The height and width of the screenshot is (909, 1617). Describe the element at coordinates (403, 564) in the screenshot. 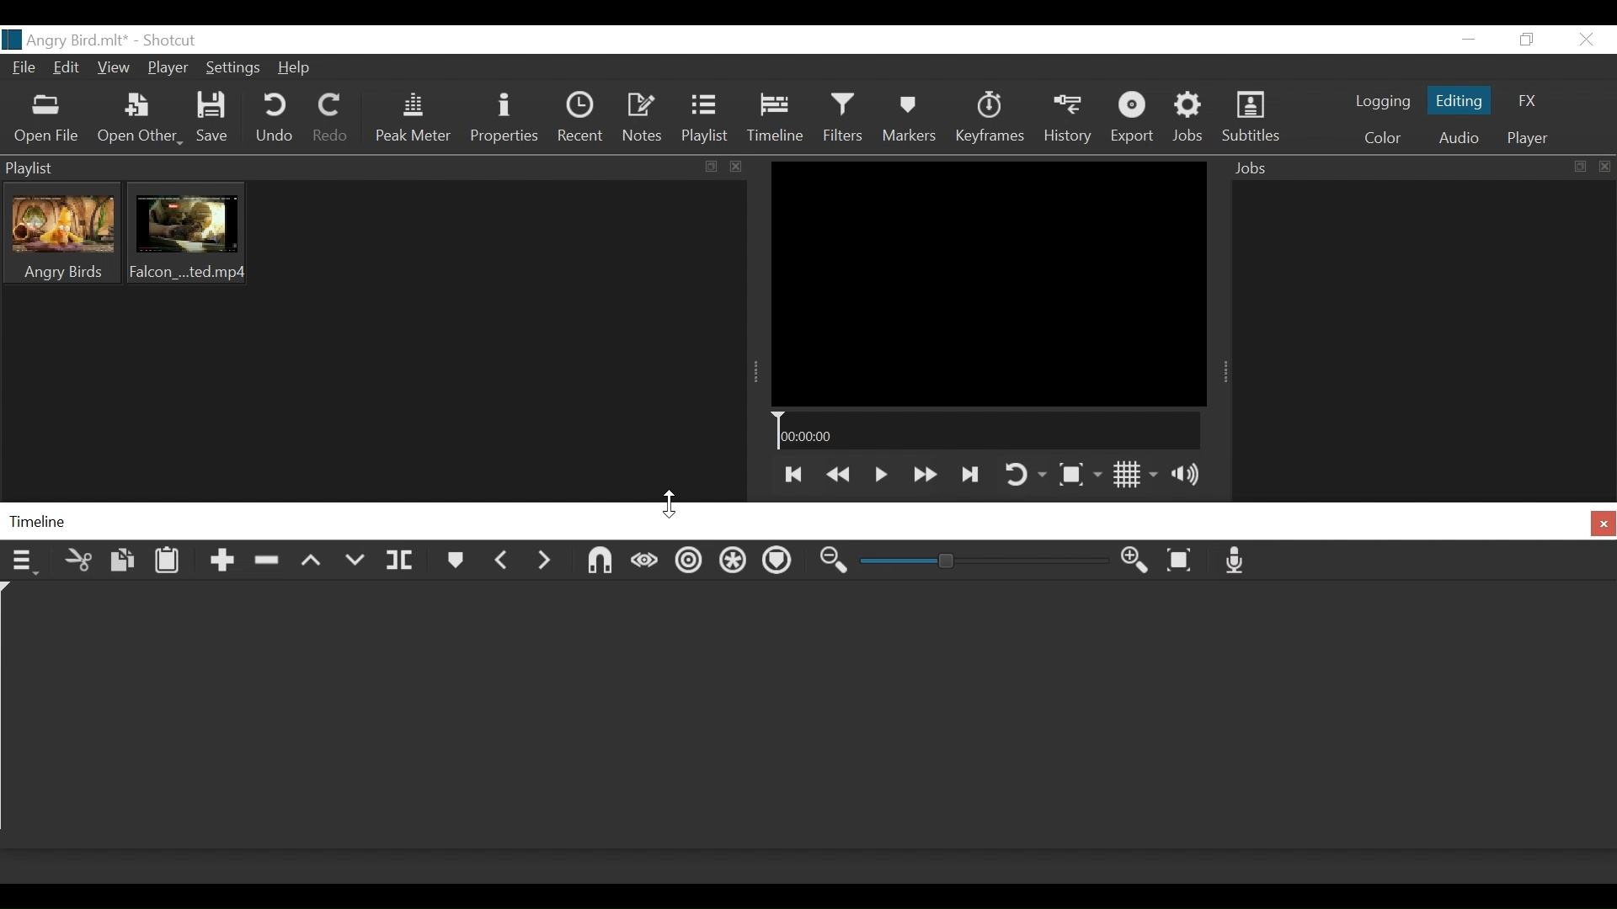

I see `Split at playhead` at that location.